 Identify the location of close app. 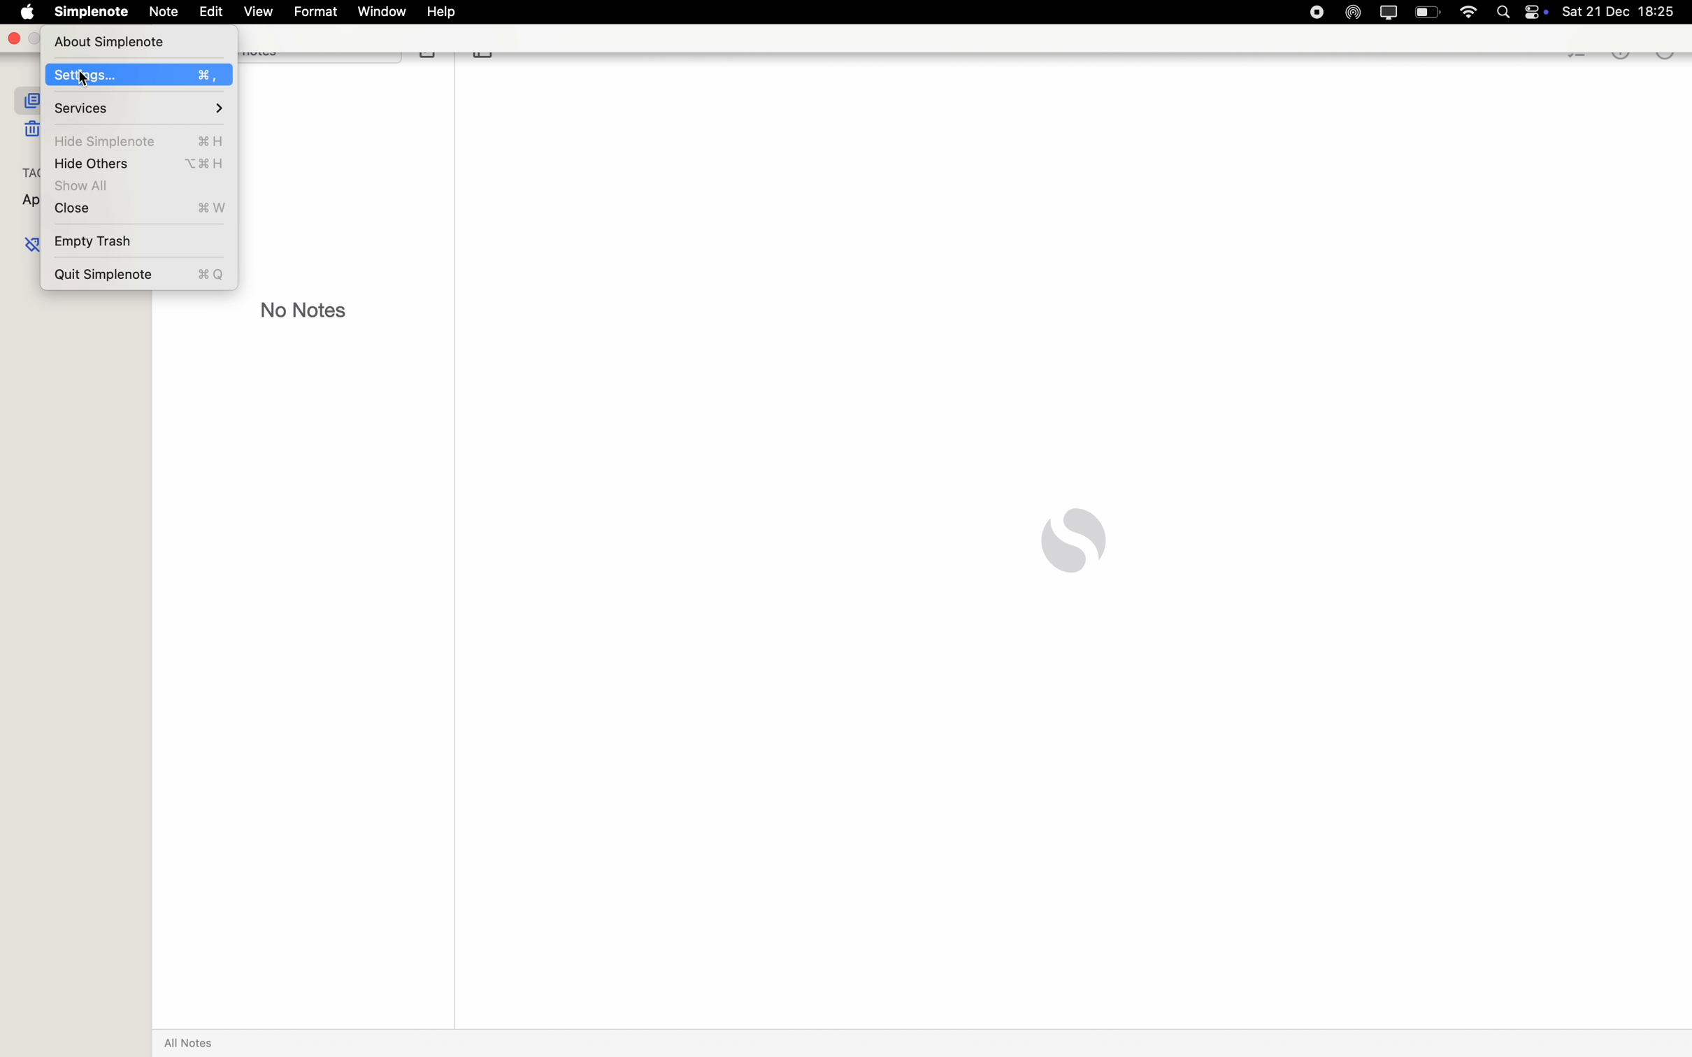
(13, 40).